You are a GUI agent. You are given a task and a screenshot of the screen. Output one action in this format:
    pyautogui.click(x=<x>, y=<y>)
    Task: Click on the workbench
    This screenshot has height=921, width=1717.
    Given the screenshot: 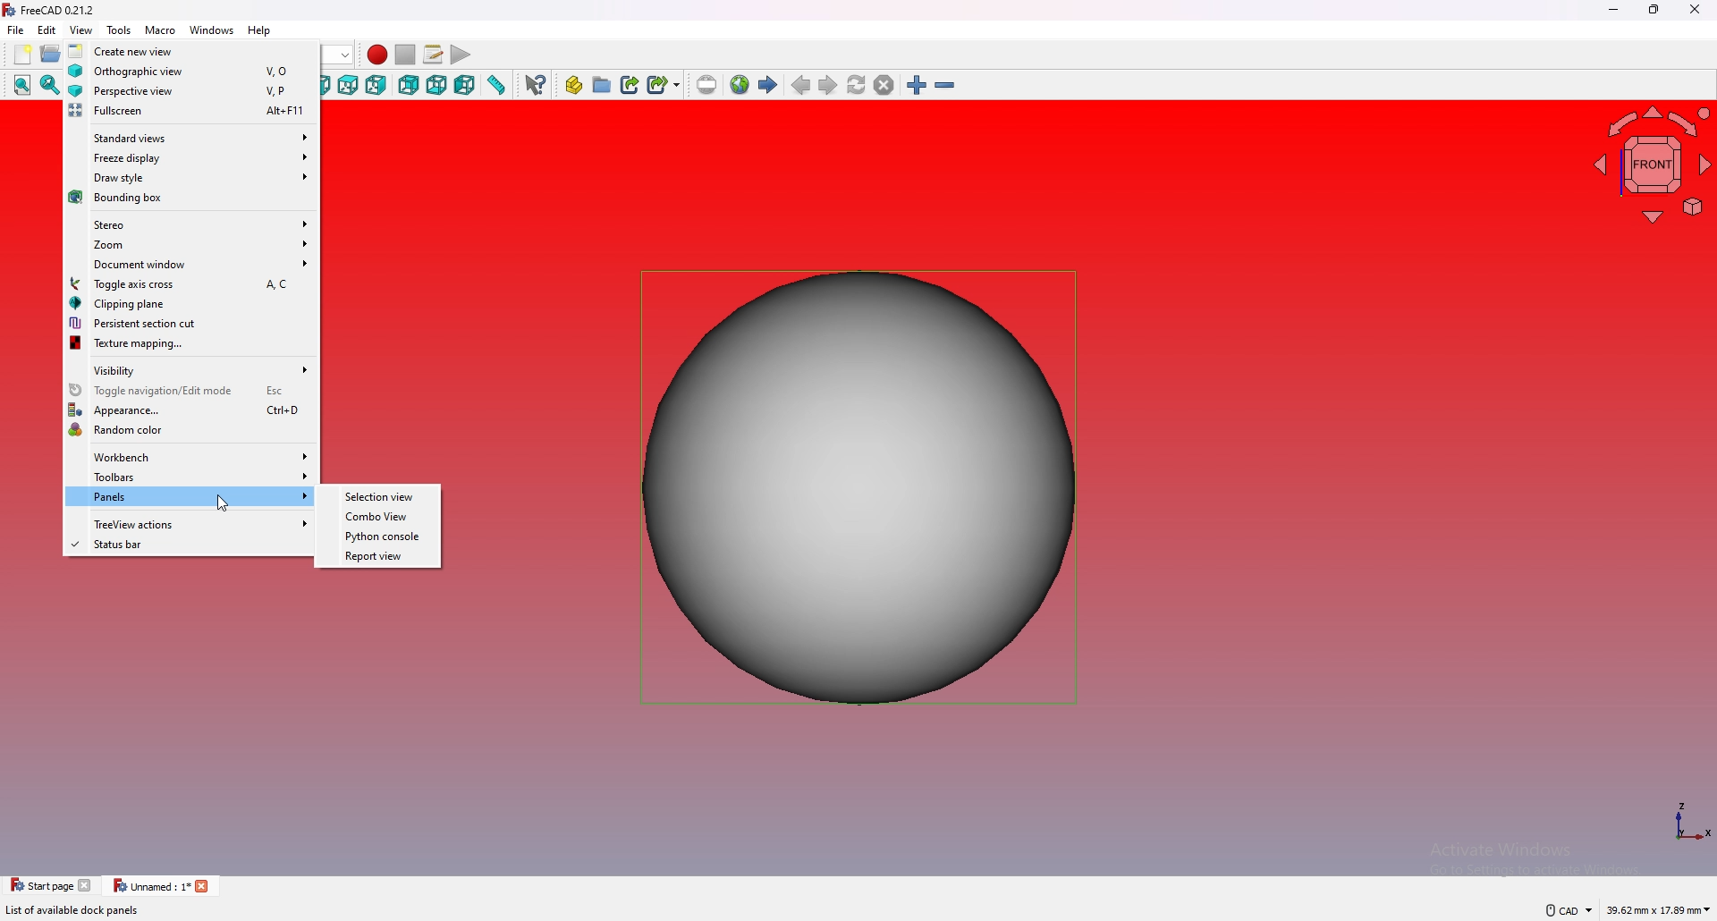 What is the action you would take?
    pyautogui.click(x=191, y=456)
    